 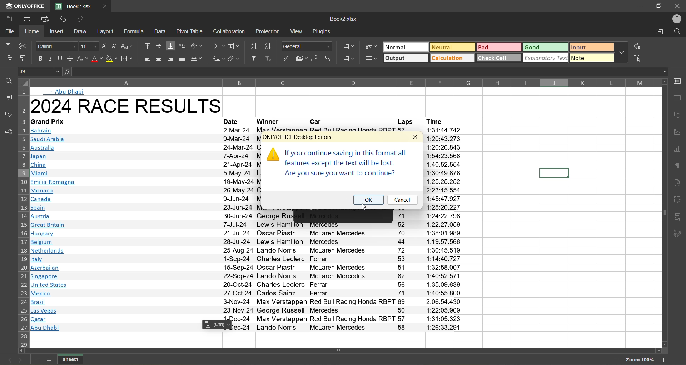 What do you see at coordinates (21, 351) in the screenshot?
I see `move left` at bounding box center [21, 351].